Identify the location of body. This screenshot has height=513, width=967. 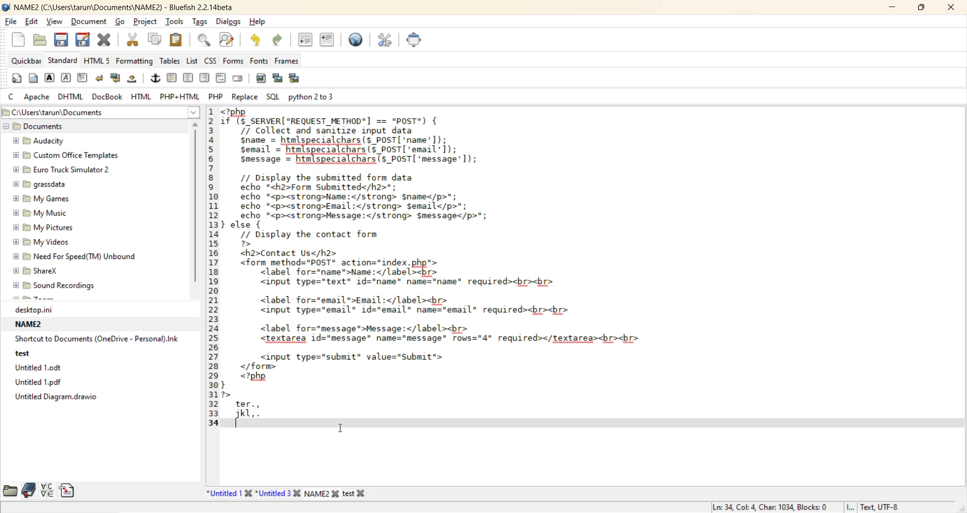
(32, 78).